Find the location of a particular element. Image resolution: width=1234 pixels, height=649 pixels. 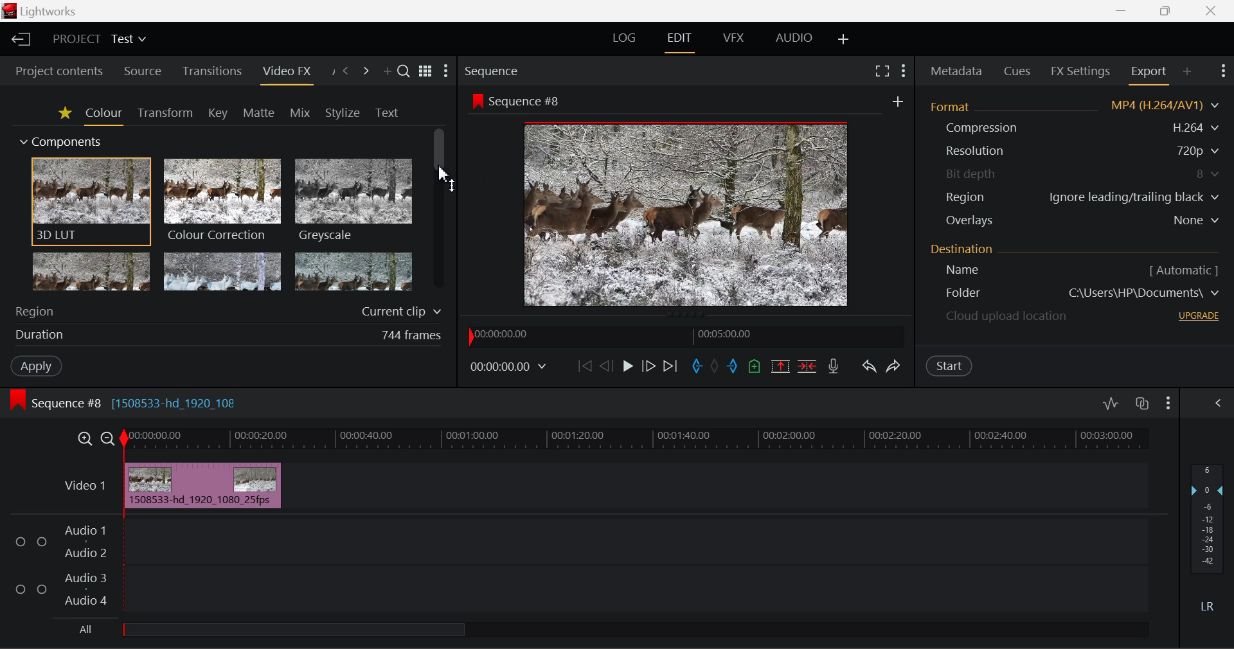

[ Automatic ] is located at coordinates (1184, 270).